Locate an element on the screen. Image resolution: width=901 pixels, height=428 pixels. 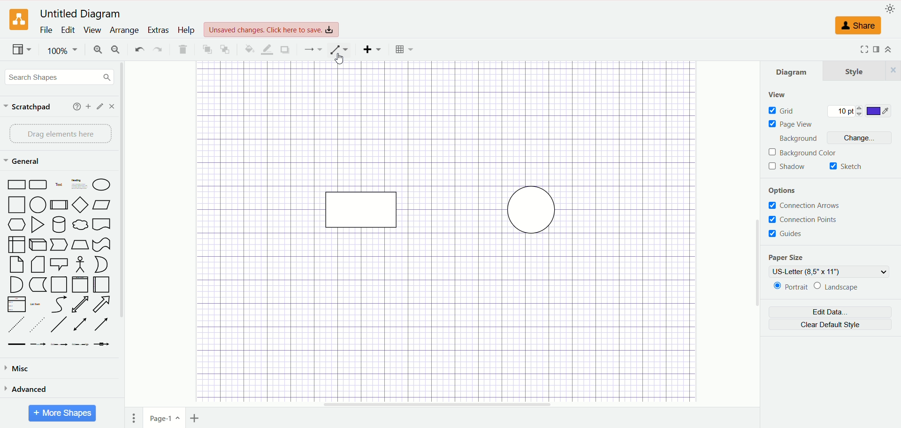
page view is located at coordinates (791, 124).